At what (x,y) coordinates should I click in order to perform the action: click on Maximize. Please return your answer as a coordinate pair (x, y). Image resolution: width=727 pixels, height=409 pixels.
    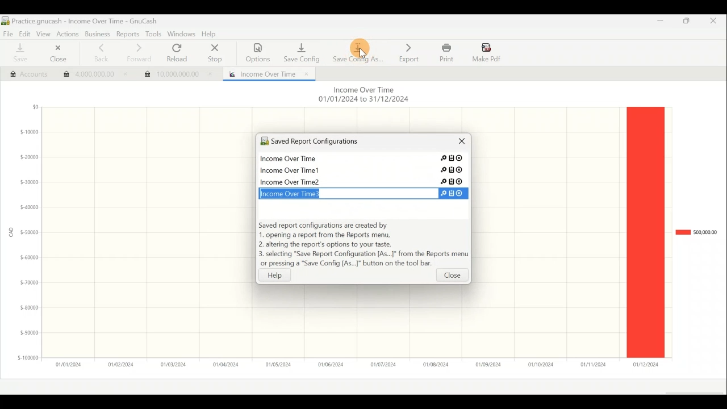
    Looking at the image, I should click on (687, 23).